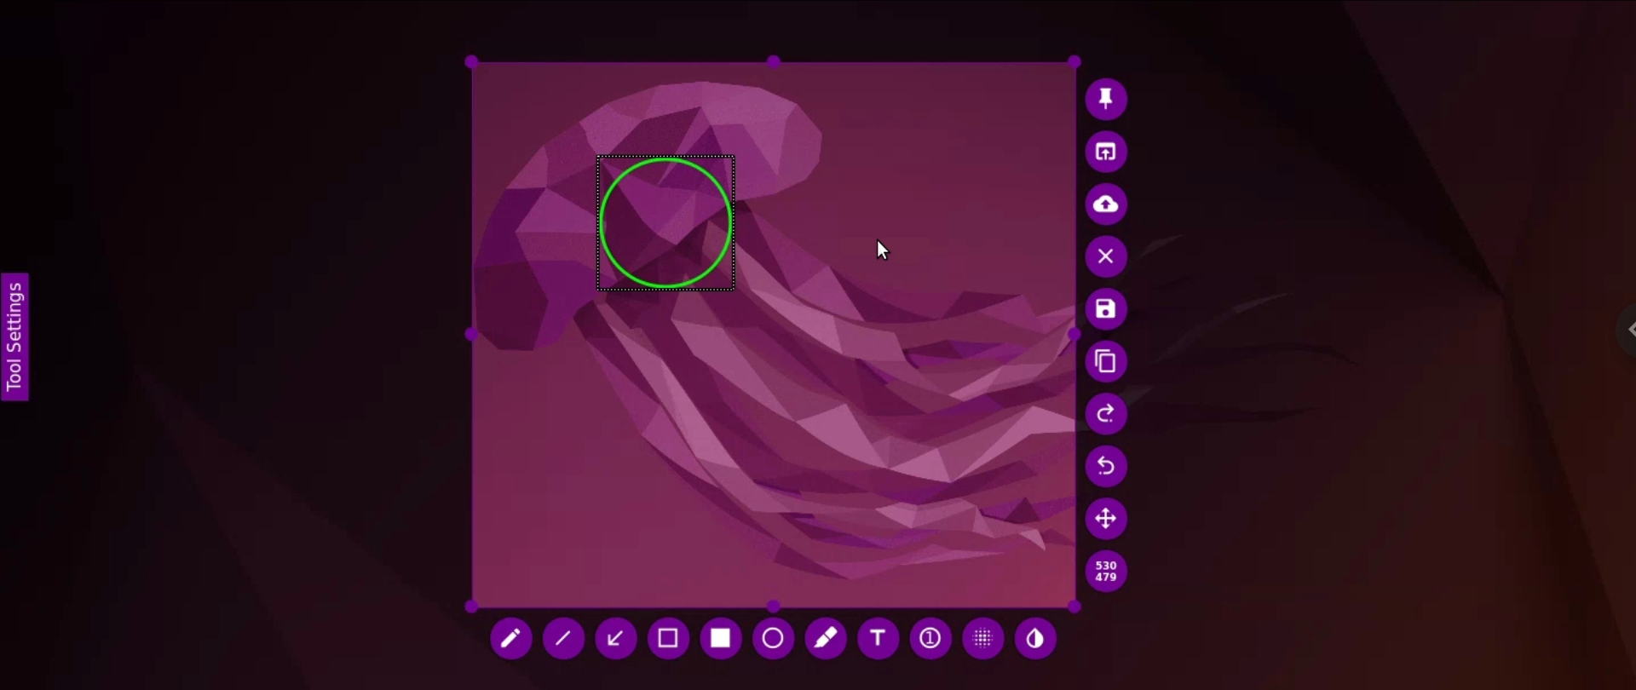  I want to click on copy, so click(1106, 361).